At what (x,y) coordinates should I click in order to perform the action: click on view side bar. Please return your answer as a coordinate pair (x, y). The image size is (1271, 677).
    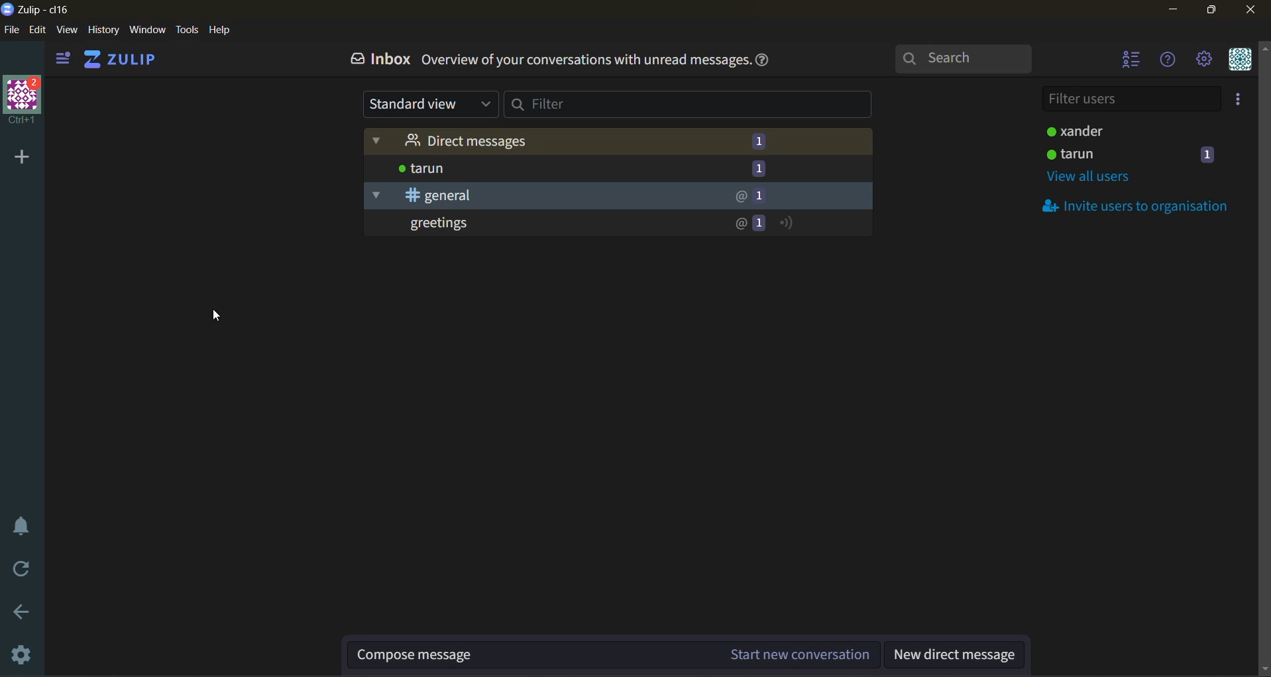
    Looking at the image, I should click on (64, 60).